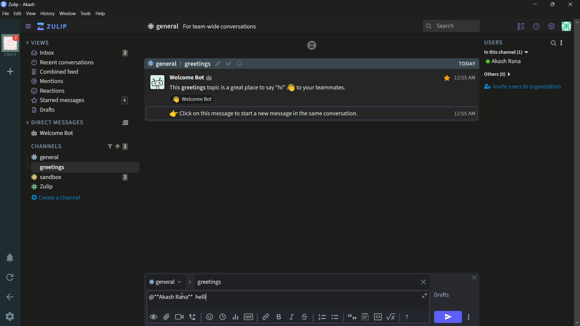 The height and width of the screenshot is (326, 580). What do you see at coordinates (124, 101) in the screenshot?
I see `6 unread messages` at bounding box center [124, 101].